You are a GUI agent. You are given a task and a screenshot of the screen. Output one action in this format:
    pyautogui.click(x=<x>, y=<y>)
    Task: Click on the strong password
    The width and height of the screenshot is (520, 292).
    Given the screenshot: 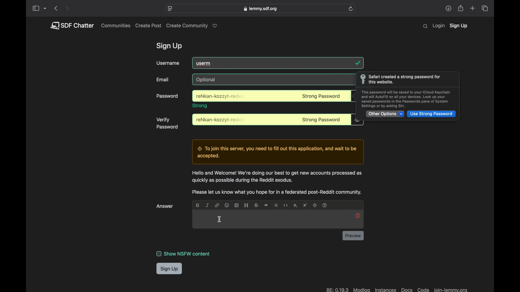 What is the action you would take?
    pyautogui.click(x=321, y=96)
    